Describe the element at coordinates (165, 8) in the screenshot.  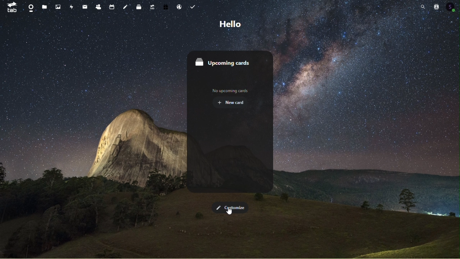
I see `Free trial` at that location.